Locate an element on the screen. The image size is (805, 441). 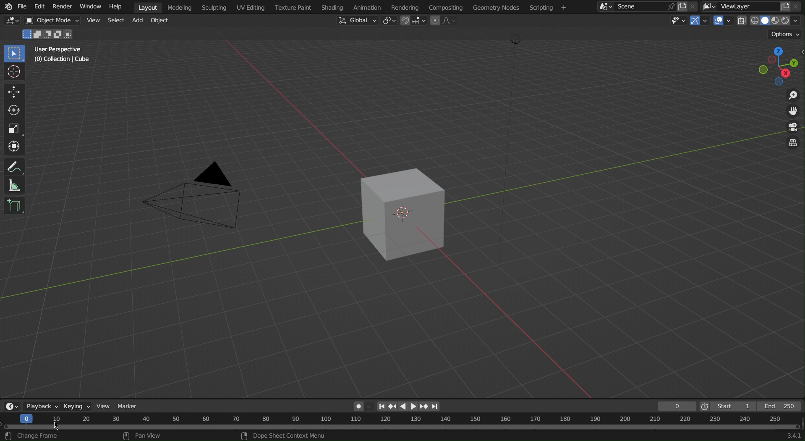
Select Box is located at coordinates (15, 53).